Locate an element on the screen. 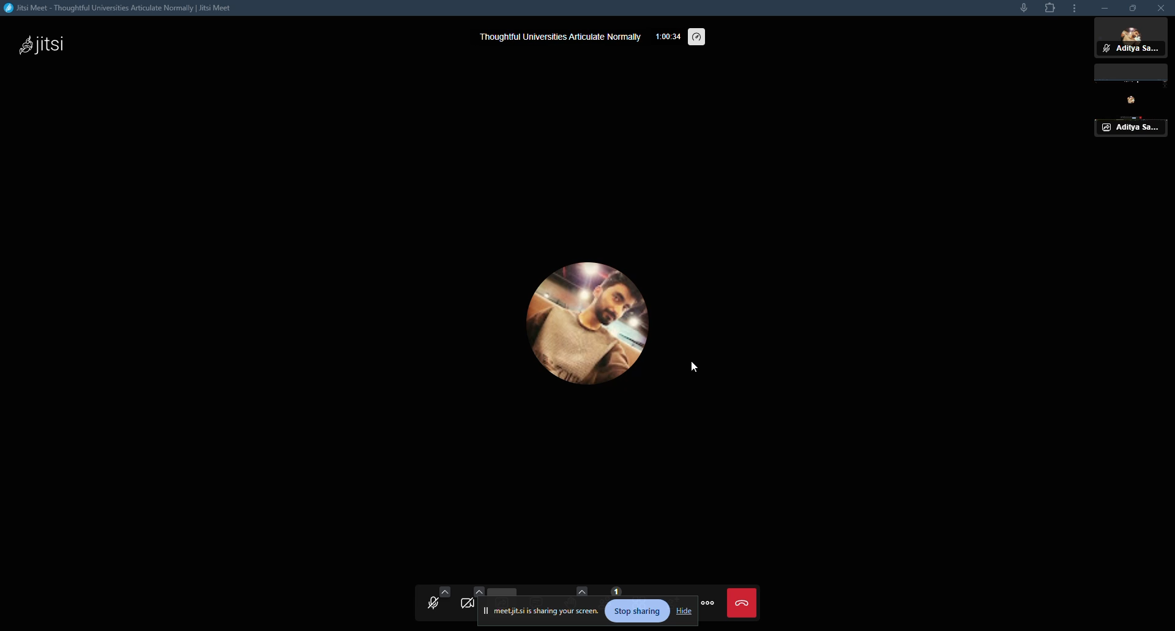 The image size is (1175, 631). extensions is located at coordinates (1051, 10).